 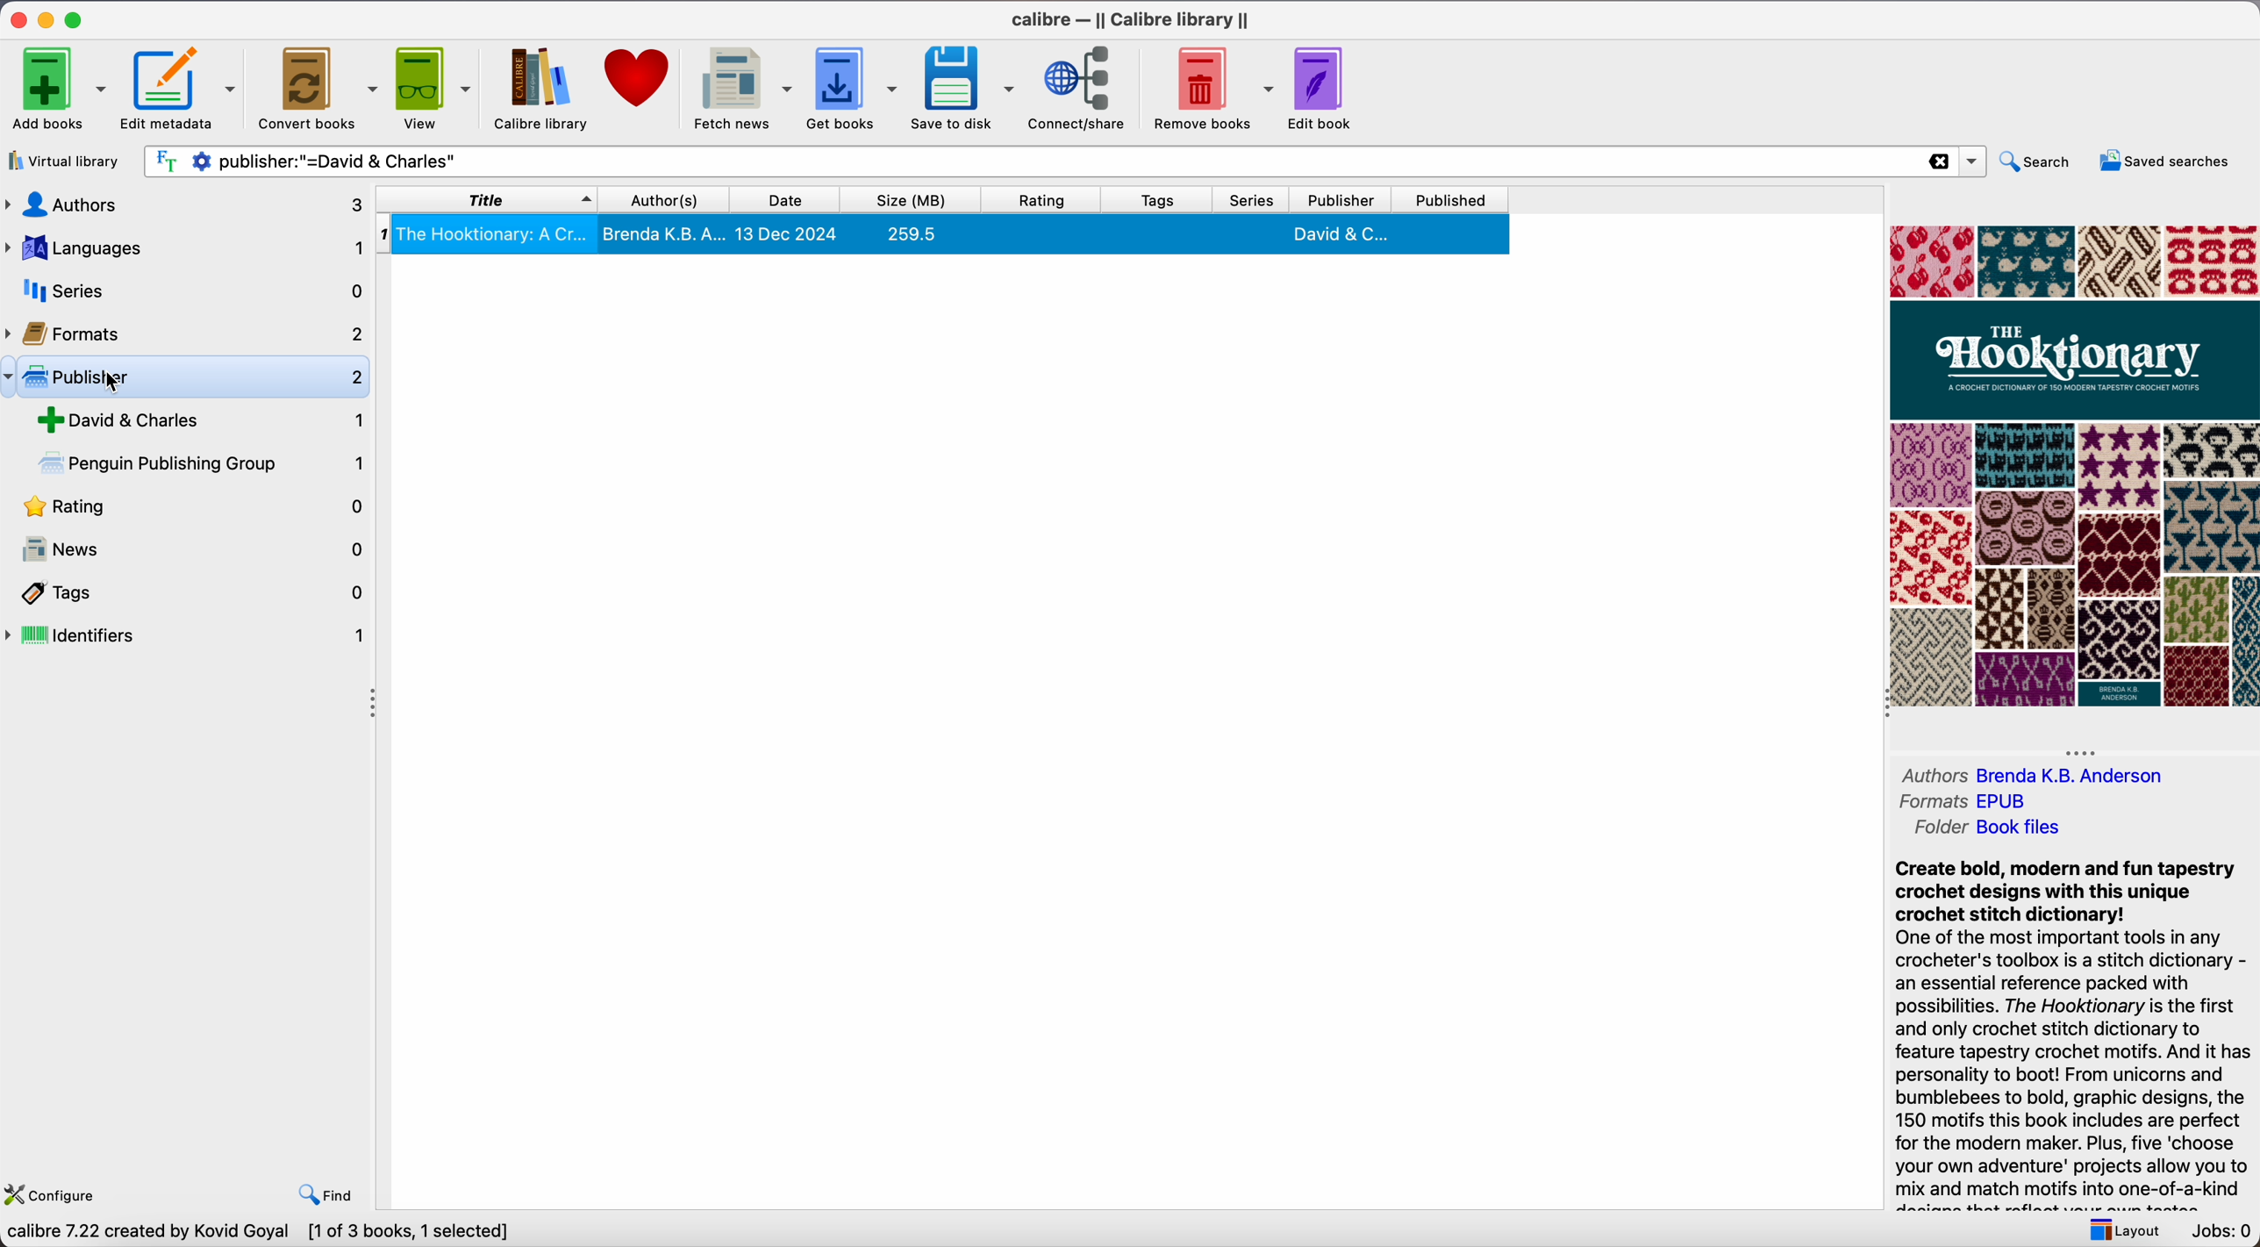 I want to click on virtual library, so click(x=68, y=161).